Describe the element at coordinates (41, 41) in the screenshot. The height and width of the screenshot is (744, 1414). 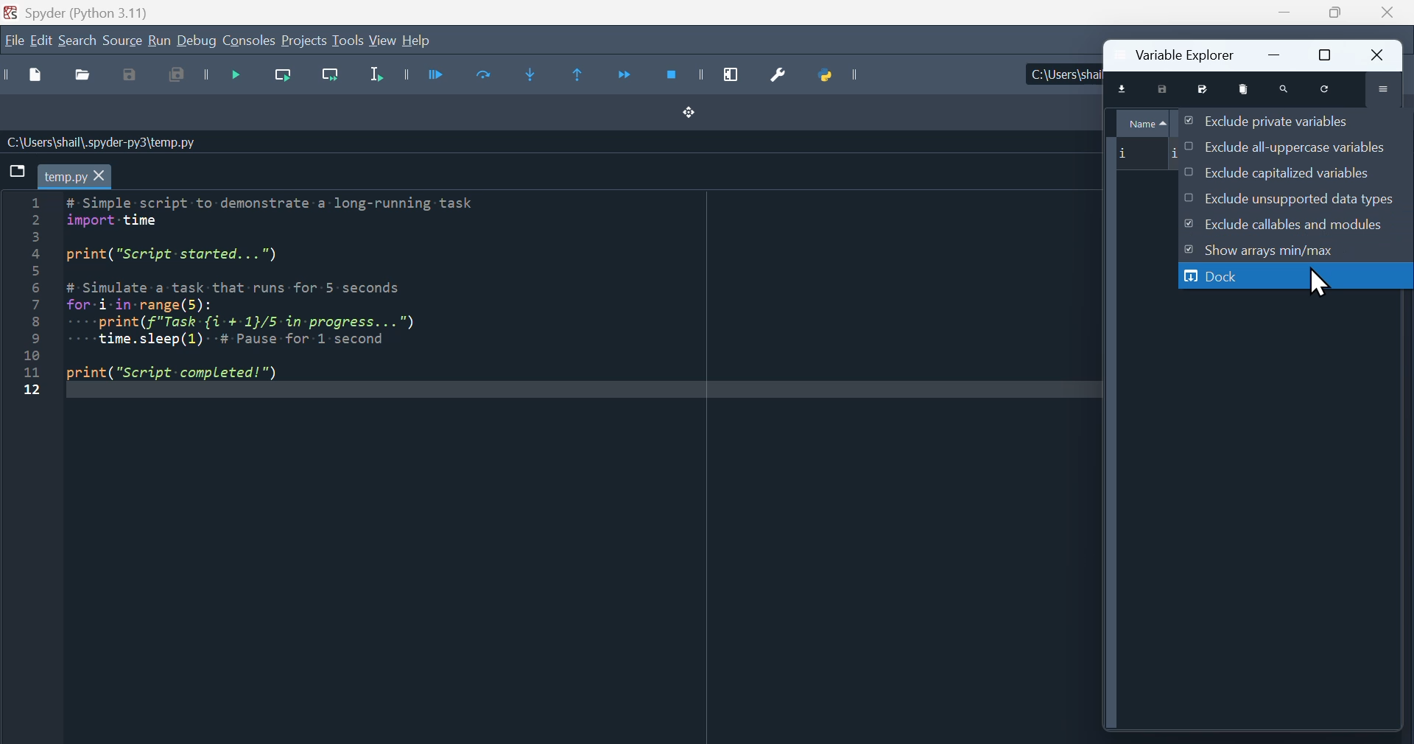
I see `edit` at that location.